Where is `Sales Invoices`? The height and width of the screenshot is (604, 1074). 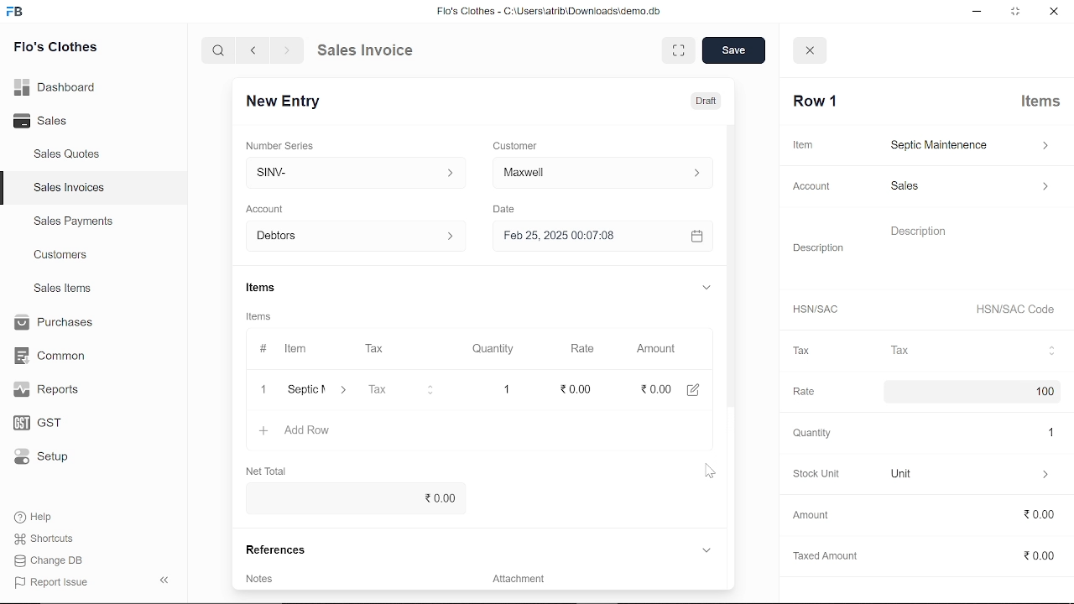 Sales Invoices is located at coordinates (69, 188).